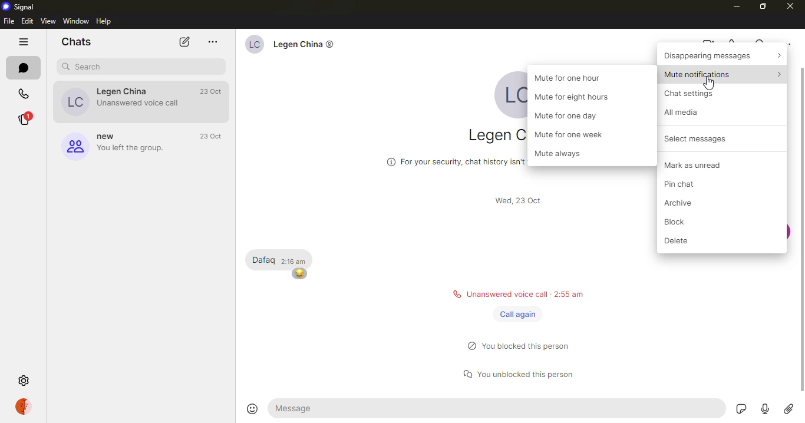 This screenshot has height=423, width=805. What do you see at coordinates (517, 294) in the screenshot?
I see `status message` at bounding box center [517, 294].